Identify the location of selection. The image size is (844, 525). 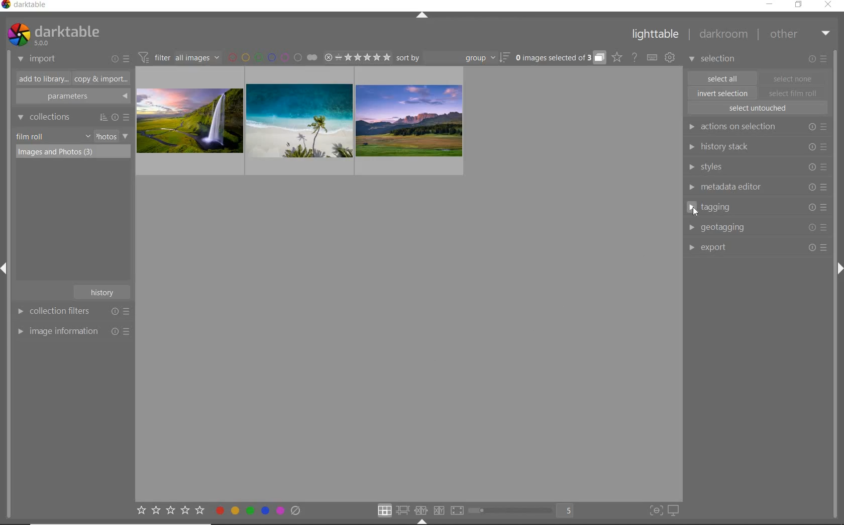
(713, 60).